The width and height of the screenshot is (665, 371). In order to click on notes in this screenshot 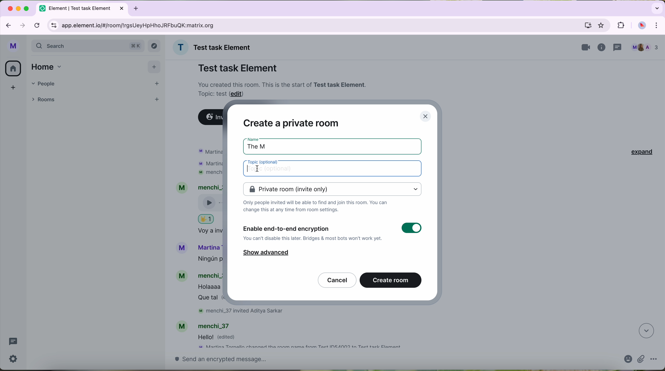, I will do `click(316, 208)`.